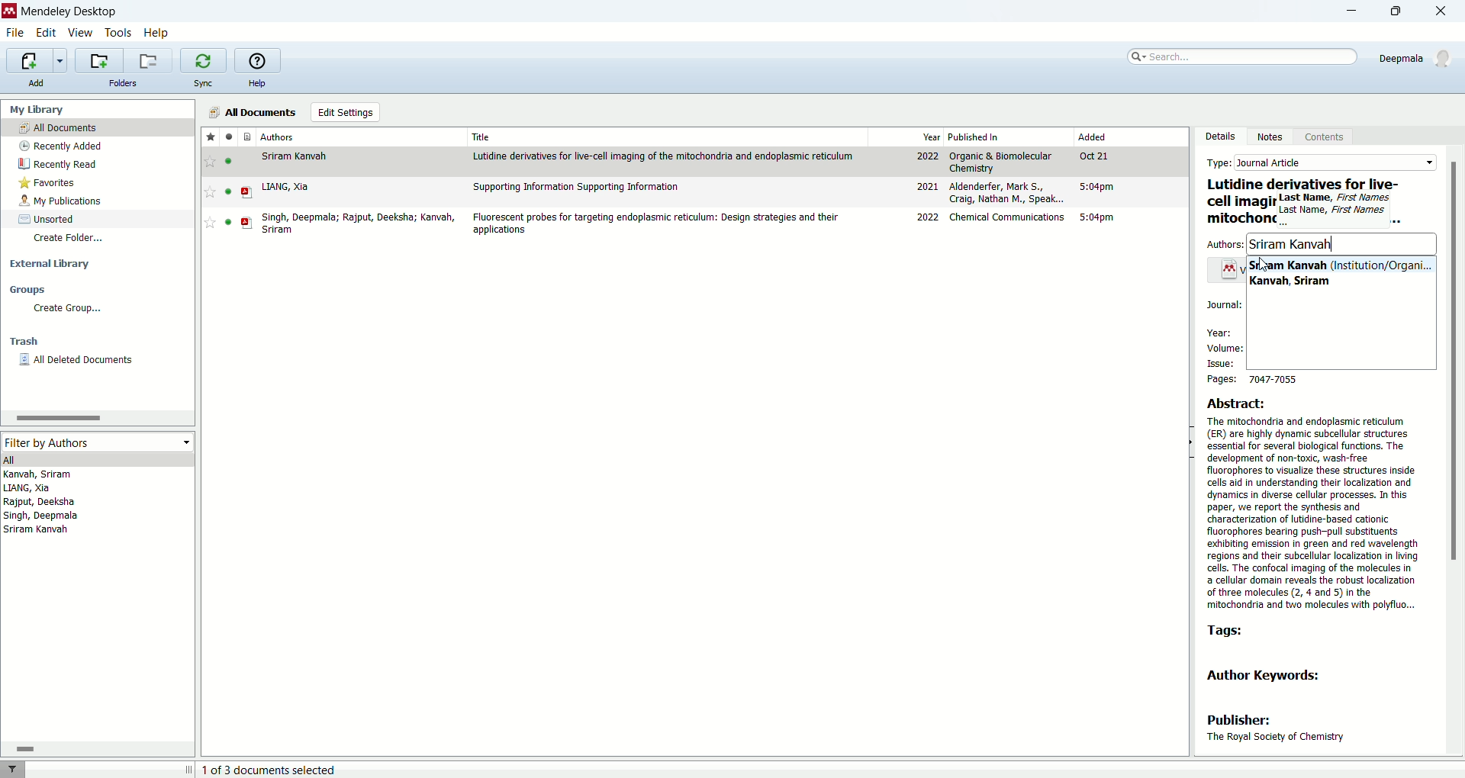  I want to click on Icon, so click(1228, 268).